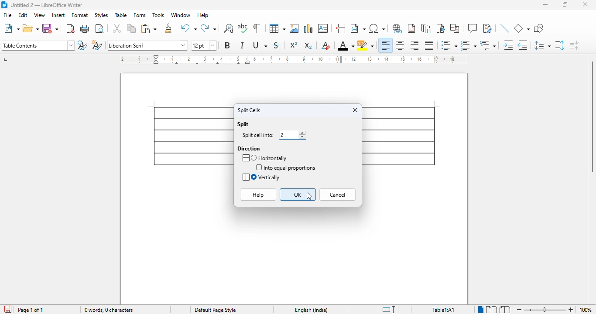 The height and width of the screenshot is (314, 596). What do you see at coordinates (31, 29) in the screenshot?
I see `open` at bounding box center [31, 29].